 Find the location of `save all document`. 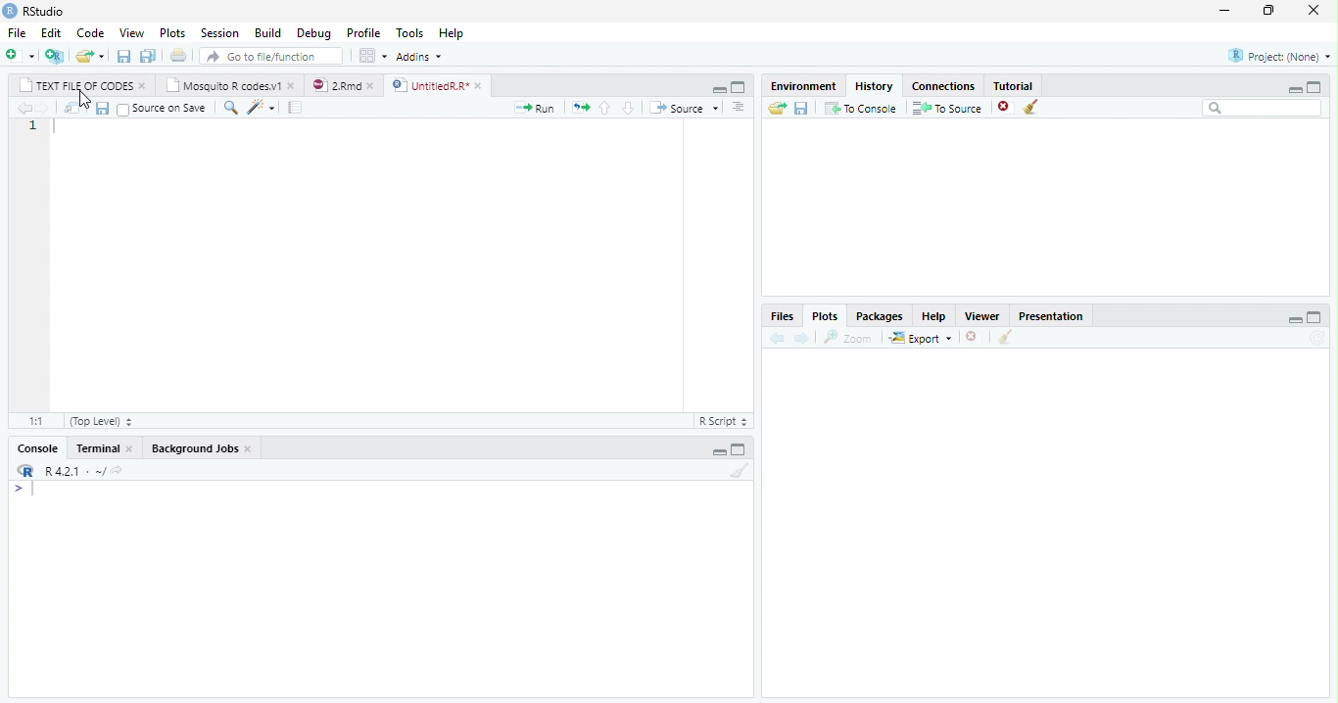

save all document is located at coordinates (150, 55).